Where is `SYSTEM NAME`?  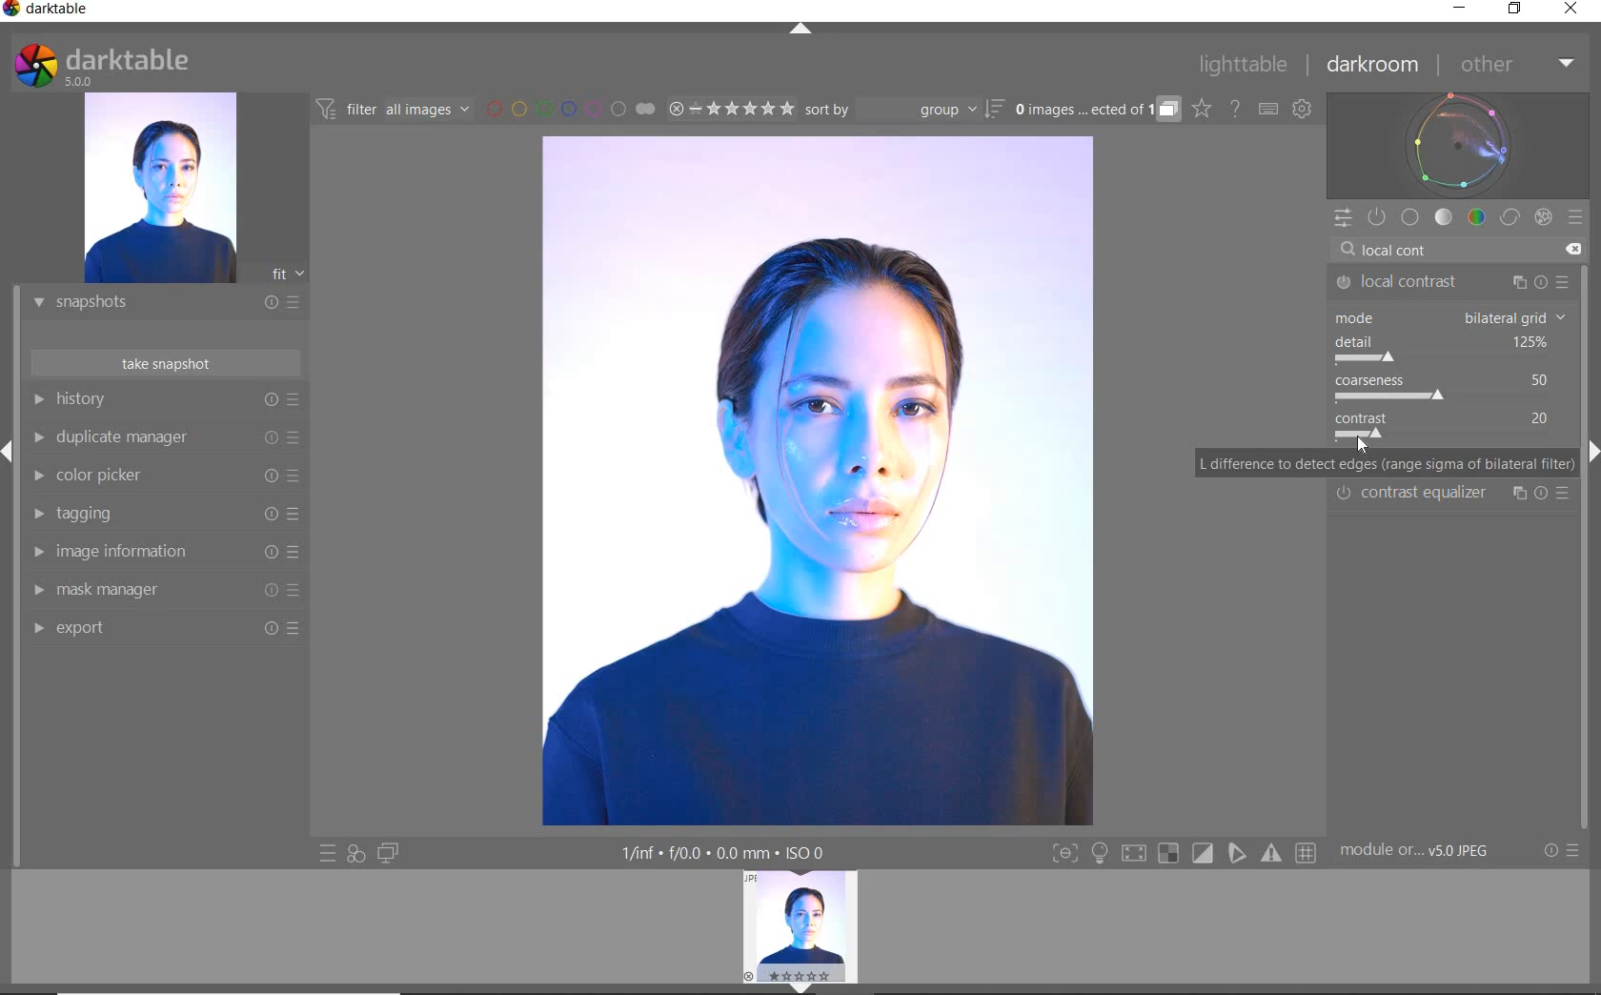 SYSTEM NAME is located at coordinates (50, 12).